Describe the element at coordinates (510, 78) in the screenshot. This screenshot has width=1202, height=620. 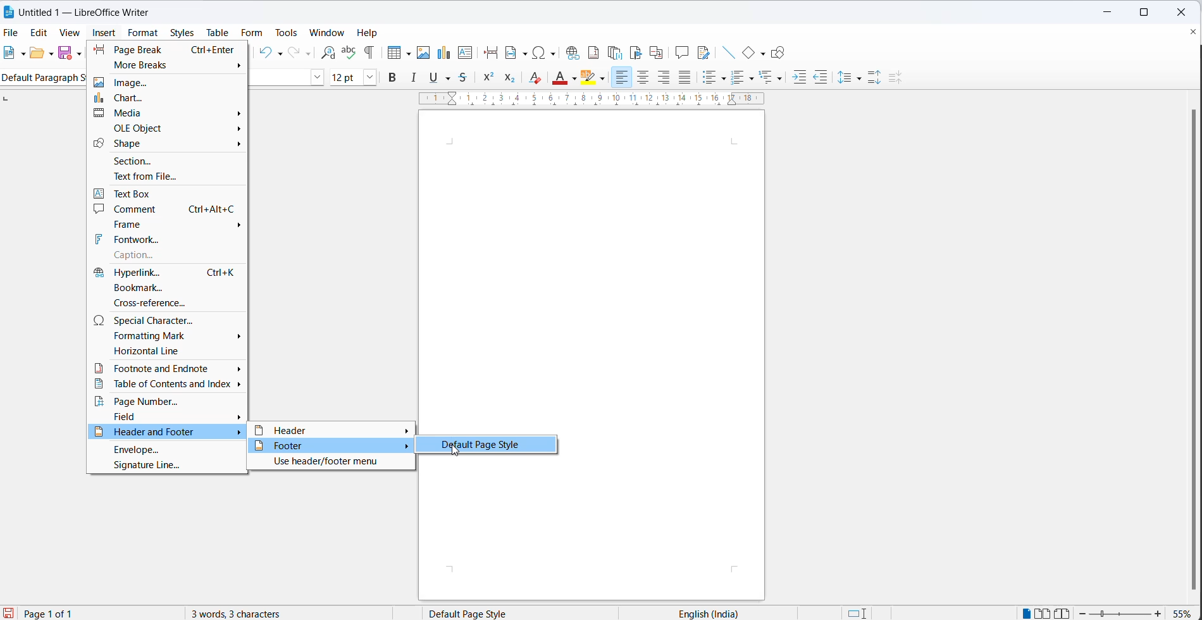
I see `subscript` at that location.